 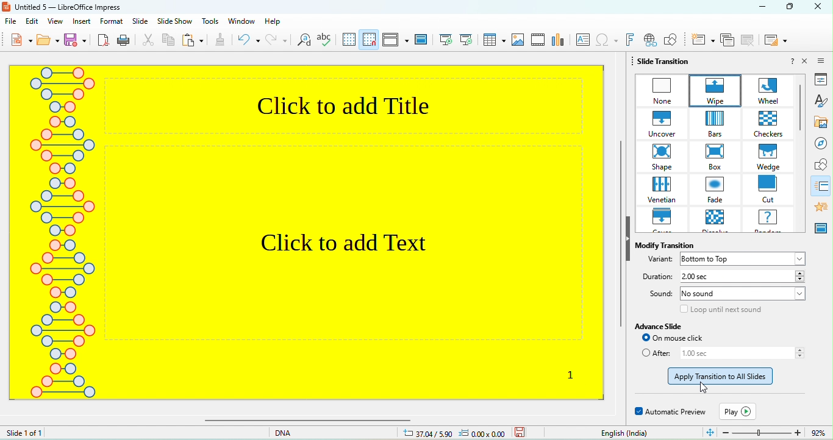 What do you see at coordinates (467, 40) in the screenshot?
I see `current slide` at bounding box center [467, 40].